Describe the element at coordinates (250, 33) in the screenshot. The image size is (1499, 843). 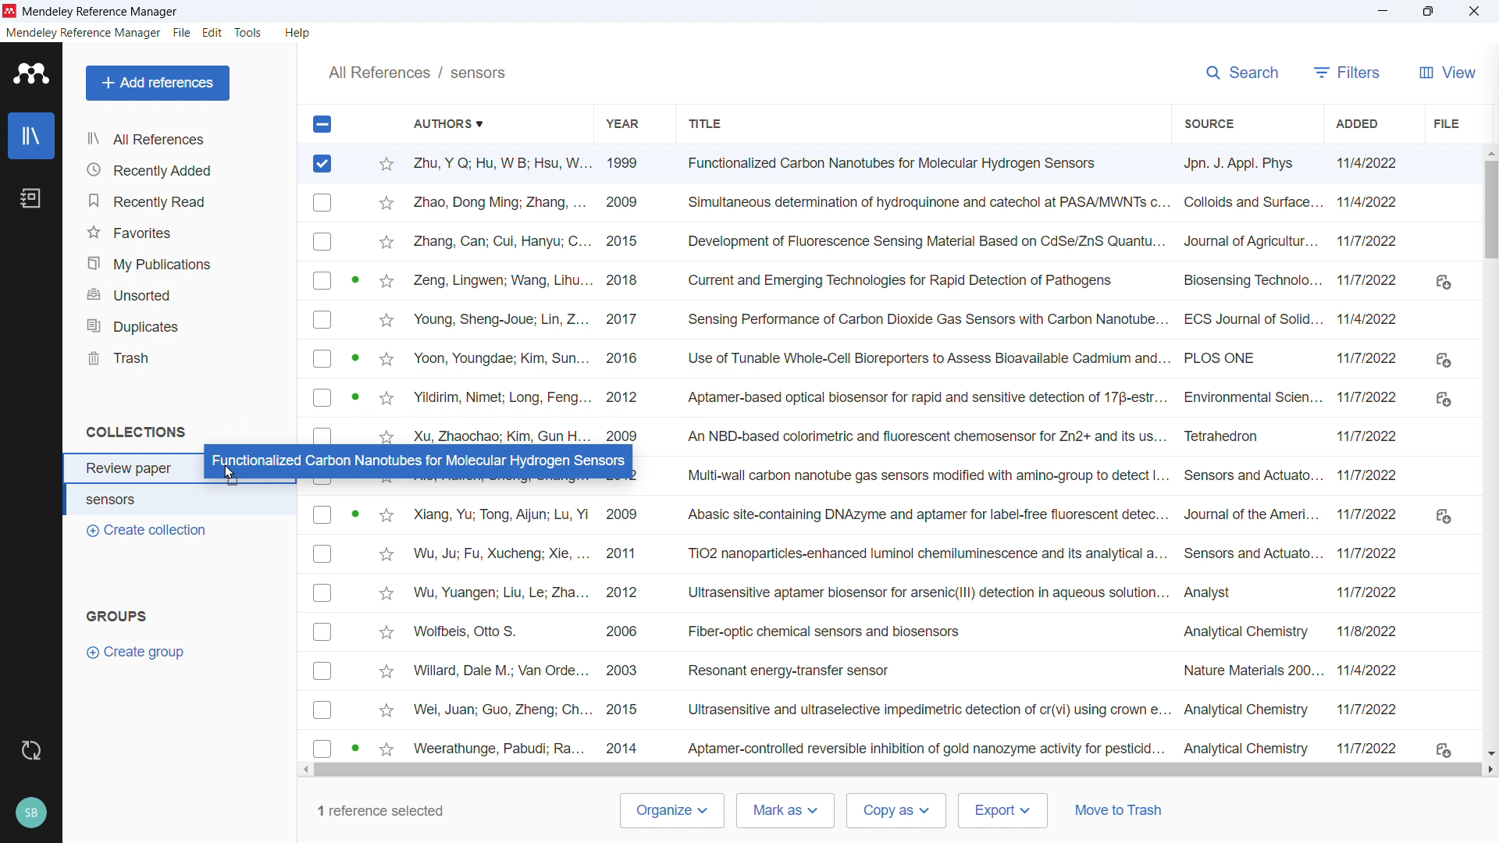
I see `tools ` at that location.